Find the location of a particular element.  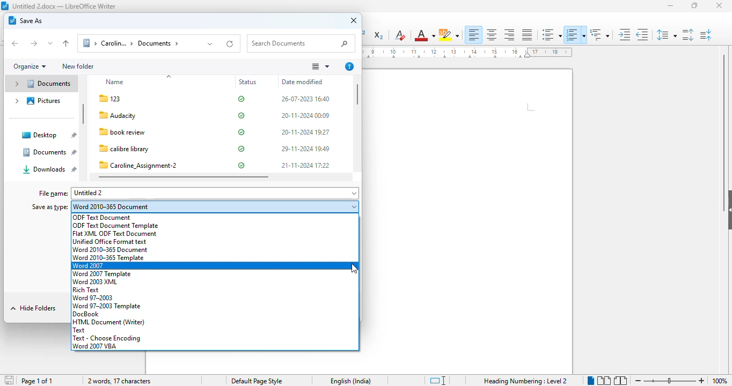

word 97-2003 is located at coordinates (93, 298).